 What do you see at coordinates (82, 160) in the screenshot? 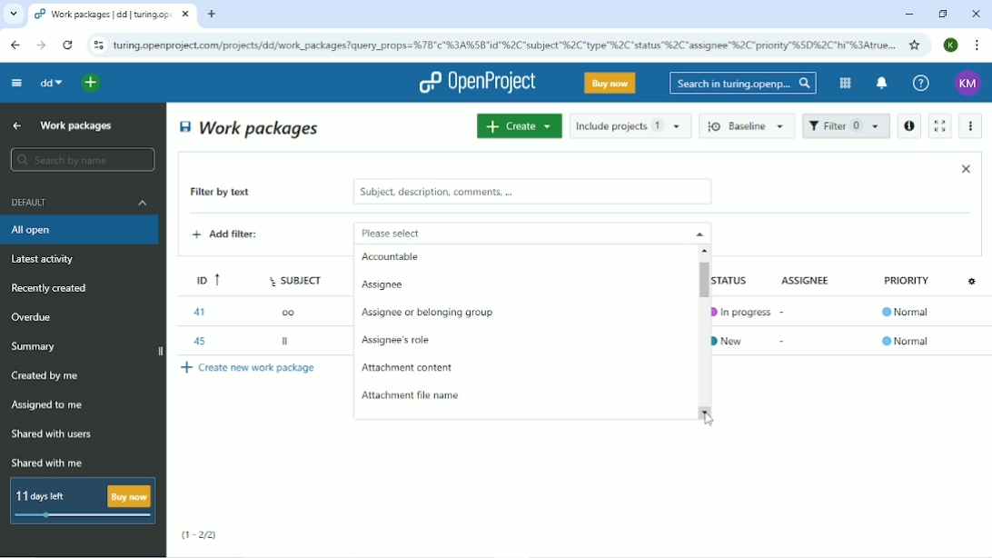
I see `Search by name` at bounding box center [82, 160].